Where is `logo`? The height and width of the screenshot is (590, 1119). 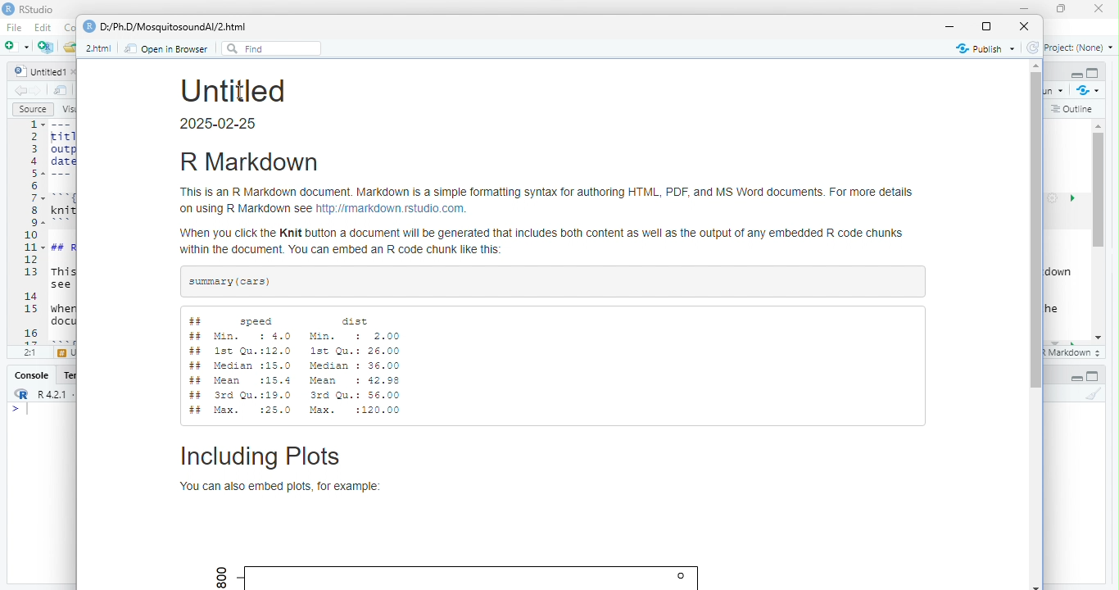
logo is located at coordinates (23, 393).